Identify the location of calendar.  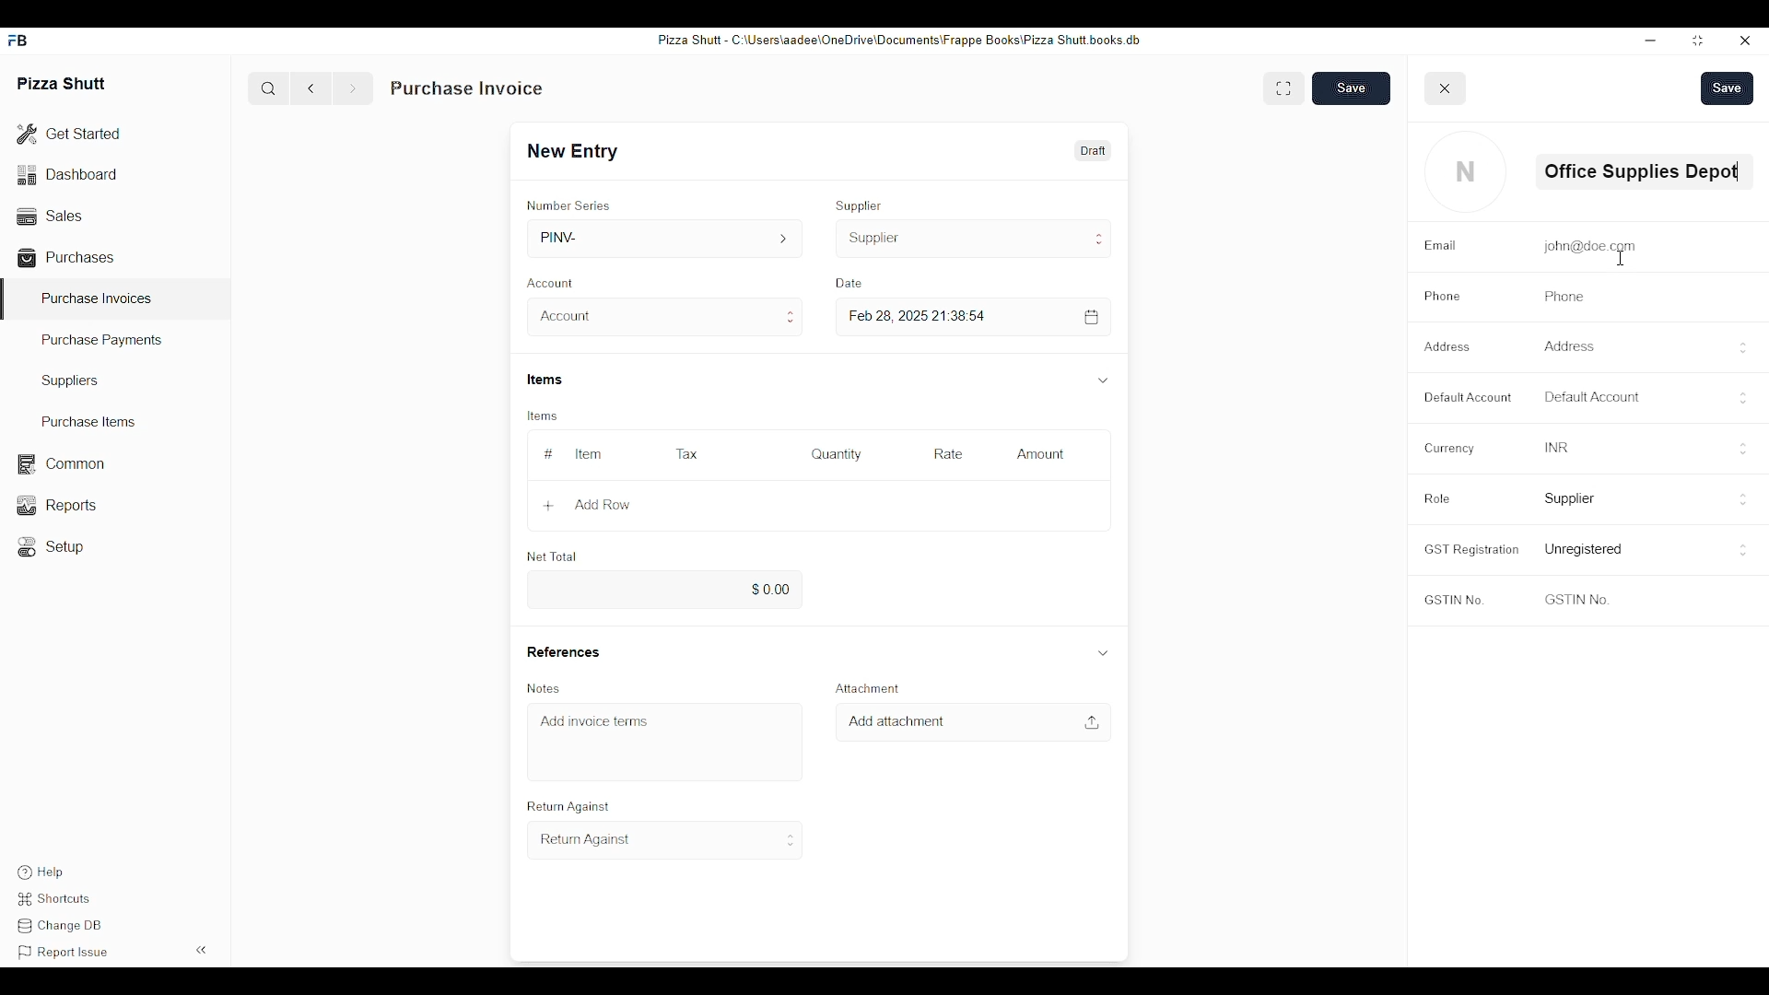
(1092, 317).